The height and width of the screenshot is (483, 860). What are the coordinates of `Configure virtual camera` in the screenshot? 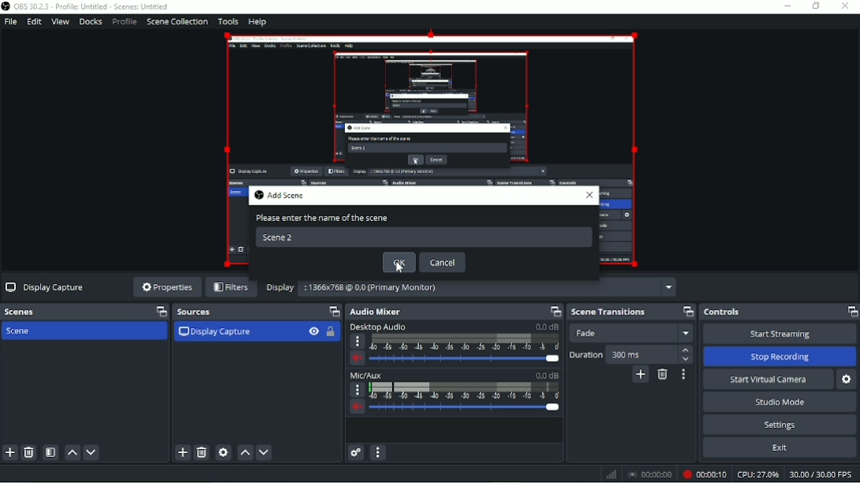 It's located at (847, 380).